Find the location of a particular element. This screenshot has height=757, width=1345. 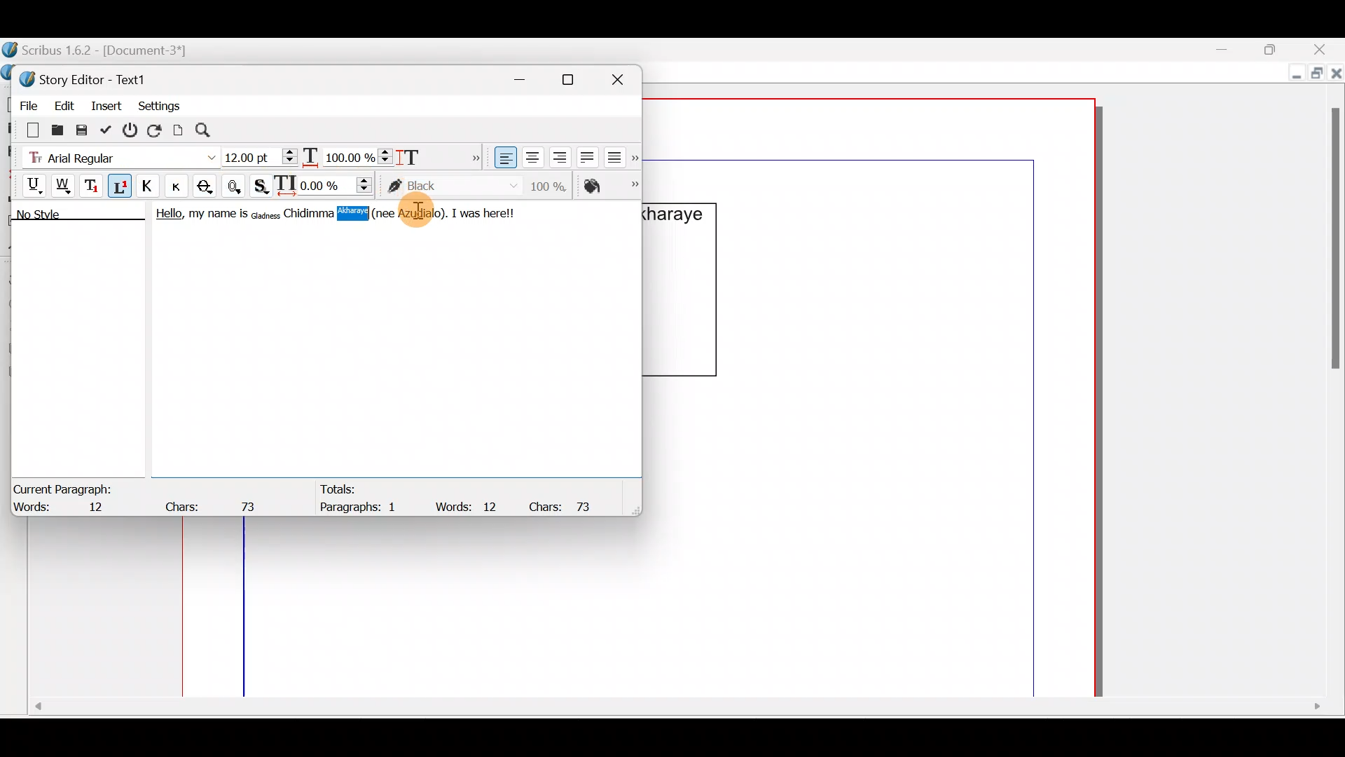

(nee is located at coordinates (401, 212).